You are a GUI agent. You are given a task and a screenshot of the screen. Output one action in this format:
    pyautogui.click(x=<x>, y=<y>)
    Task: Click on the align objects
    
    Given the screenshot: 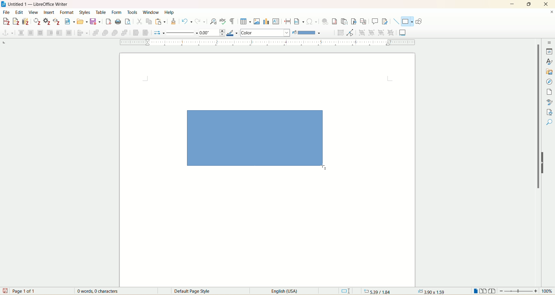 What is the action you would take?
    pyautogui.click(x=83, y=33)
    